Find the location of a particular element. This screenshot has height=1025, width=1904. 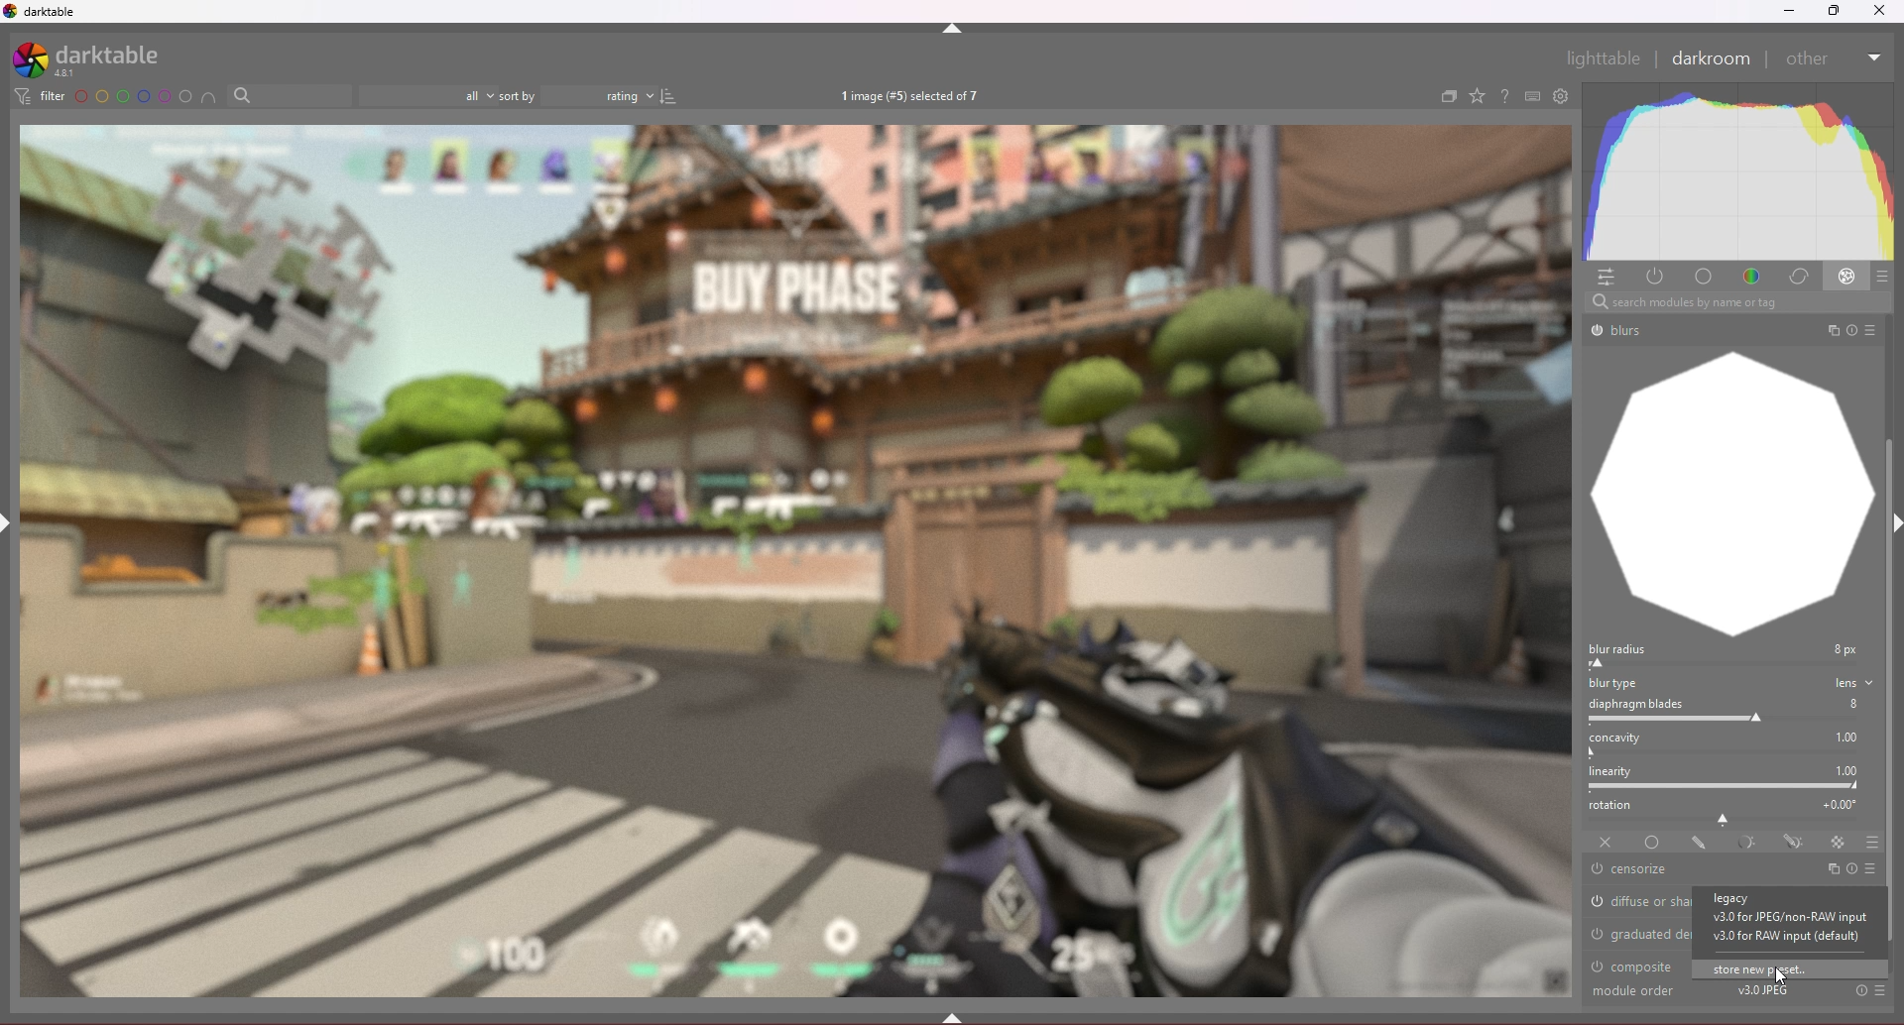

 is located at coordinates (1874, 57).